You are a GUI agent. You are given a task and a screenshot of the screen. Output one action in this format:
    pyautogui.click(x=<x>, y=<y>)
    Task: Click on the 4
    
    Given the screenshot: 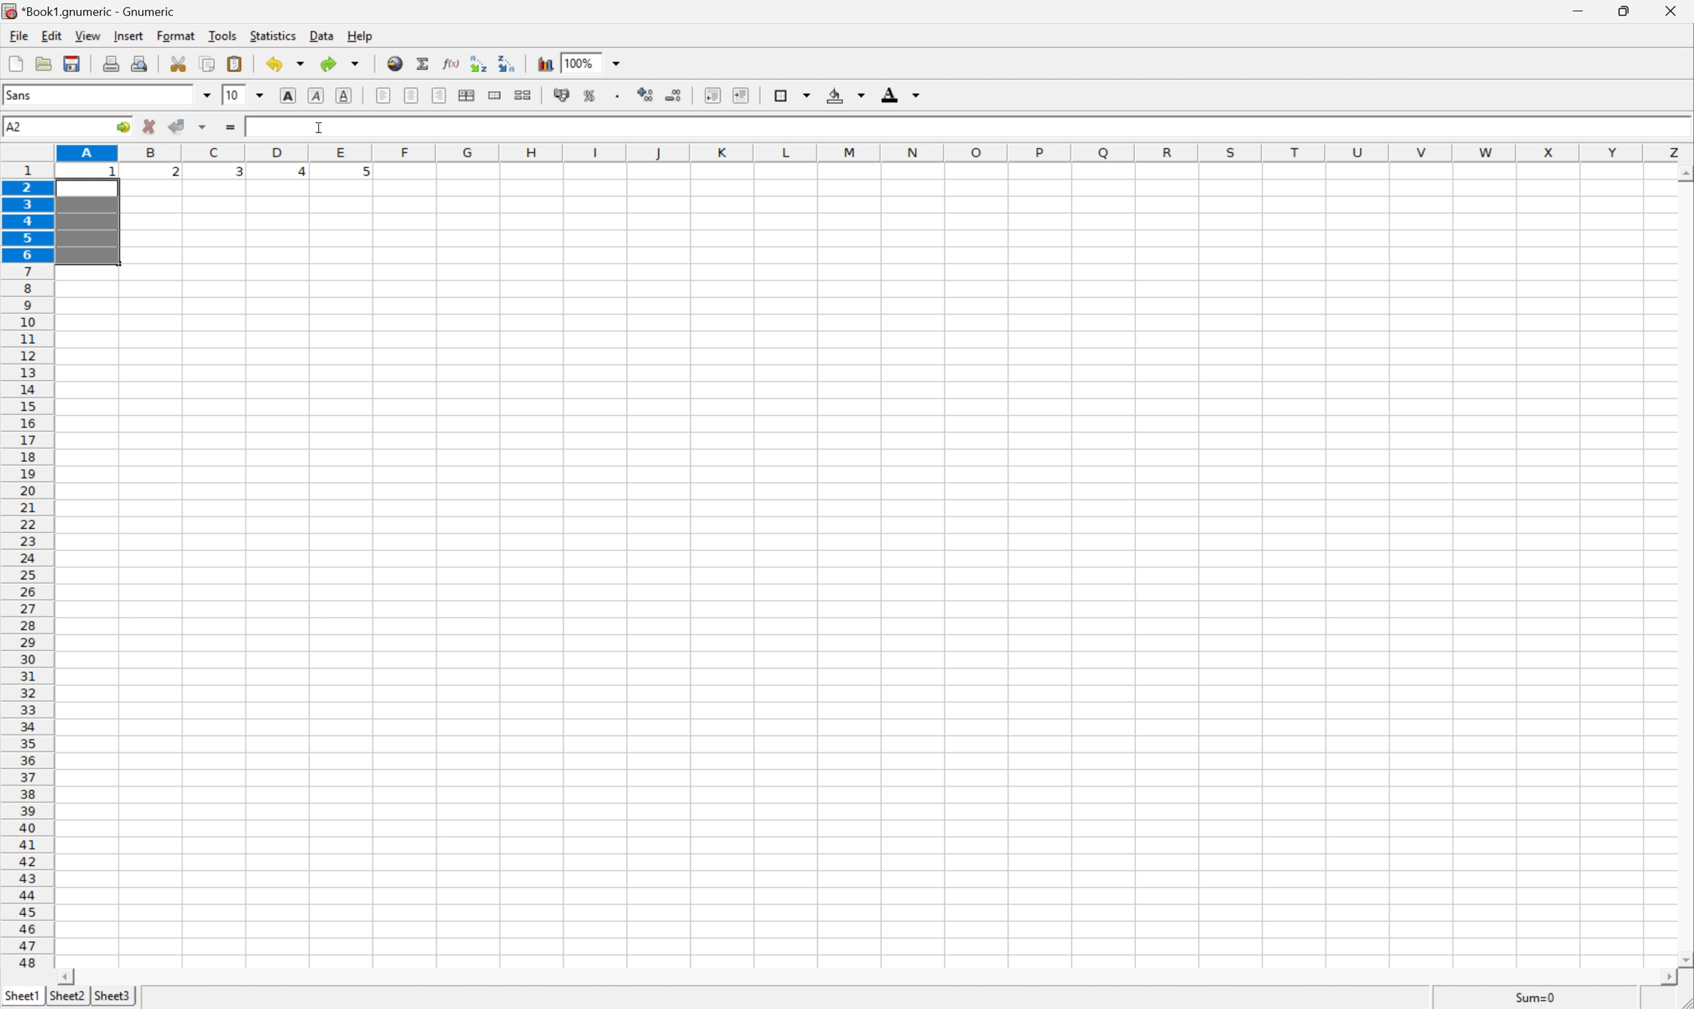 What is the action you would take?
    pyautogui.click(x=295, y=173)
    